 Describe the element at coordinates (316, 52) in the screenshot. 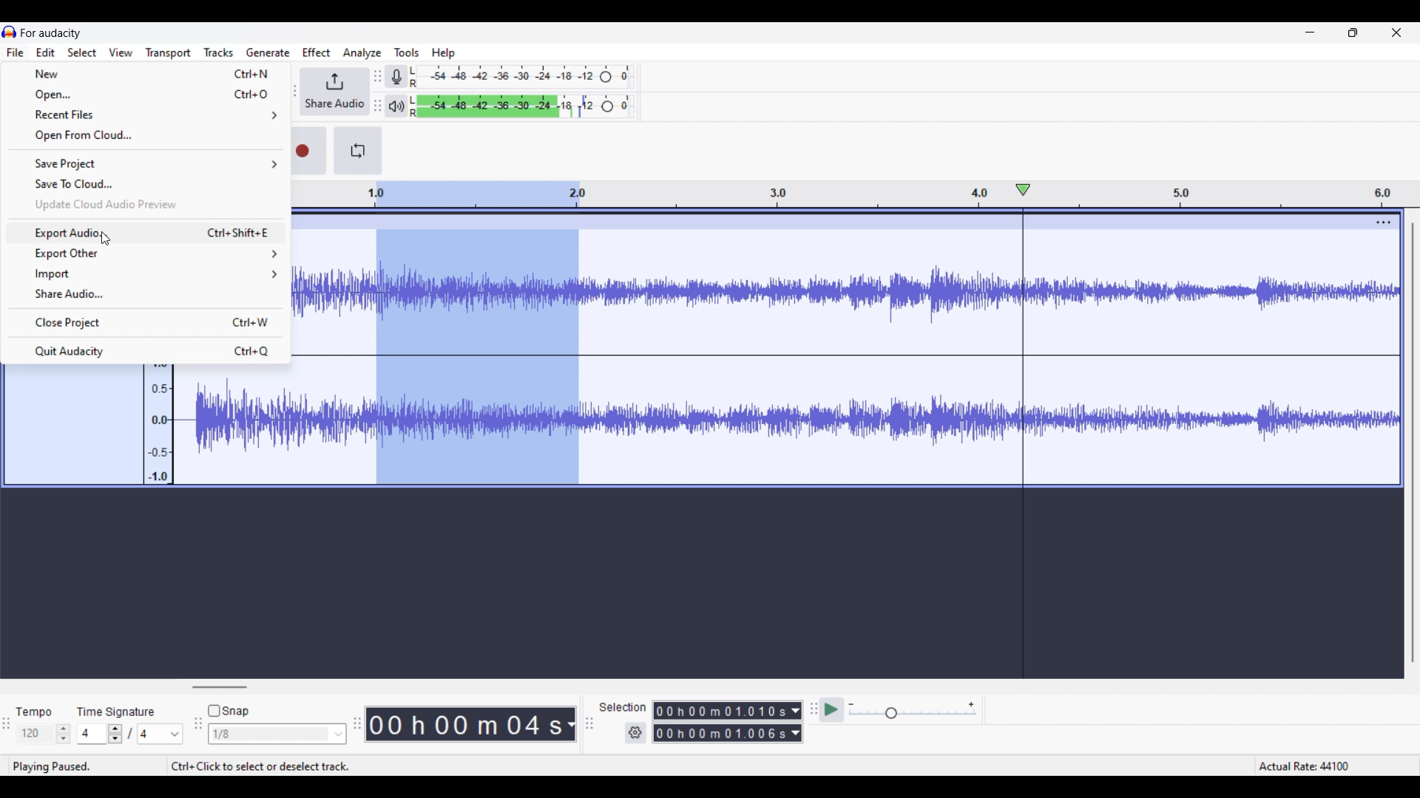

I see `Effect menu` at that location.